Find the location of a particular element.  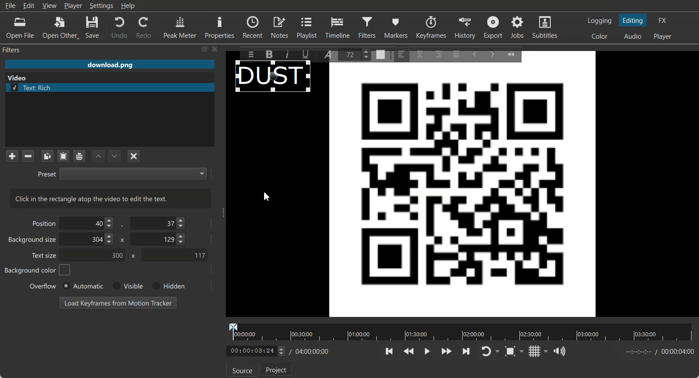

Undo is located at coordinates (119, 27).